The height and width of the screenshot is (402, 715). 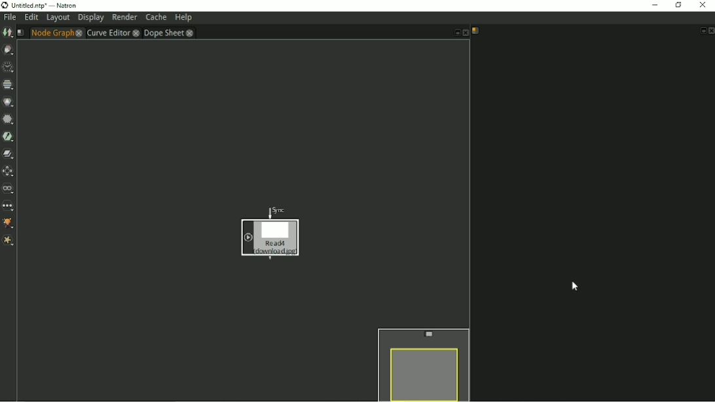 What do you see at coordinates (40, 5) in the screenshot?
I see `Title` at bounding box center [40, 5].